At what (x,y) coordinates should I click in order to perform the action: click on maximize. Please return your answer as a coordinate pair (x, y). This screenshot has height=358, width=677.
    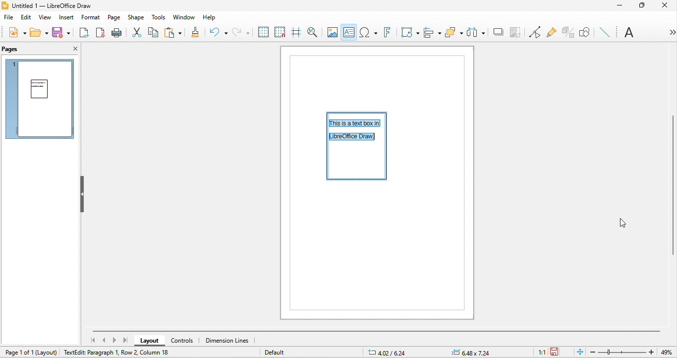
    Looking at the image, I should click on (643, 6).